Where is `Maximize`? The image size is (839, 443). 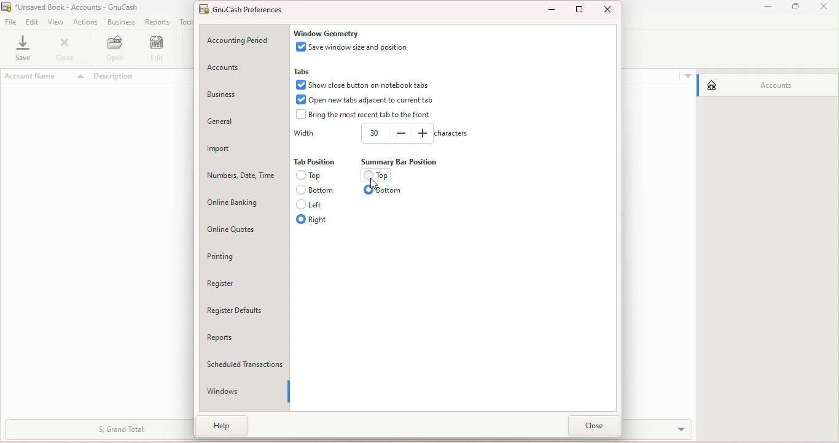
Maximize is located at coordinates (800, 9).